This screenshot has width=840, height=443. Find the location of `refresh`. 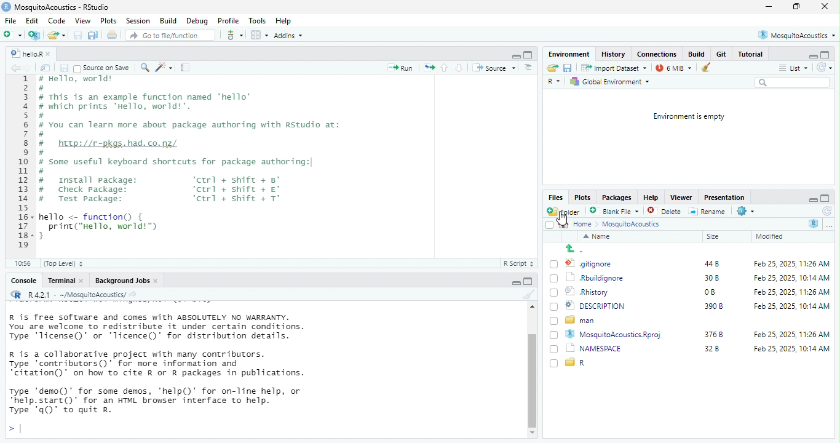

refresh is located at coordinates (824, 211).